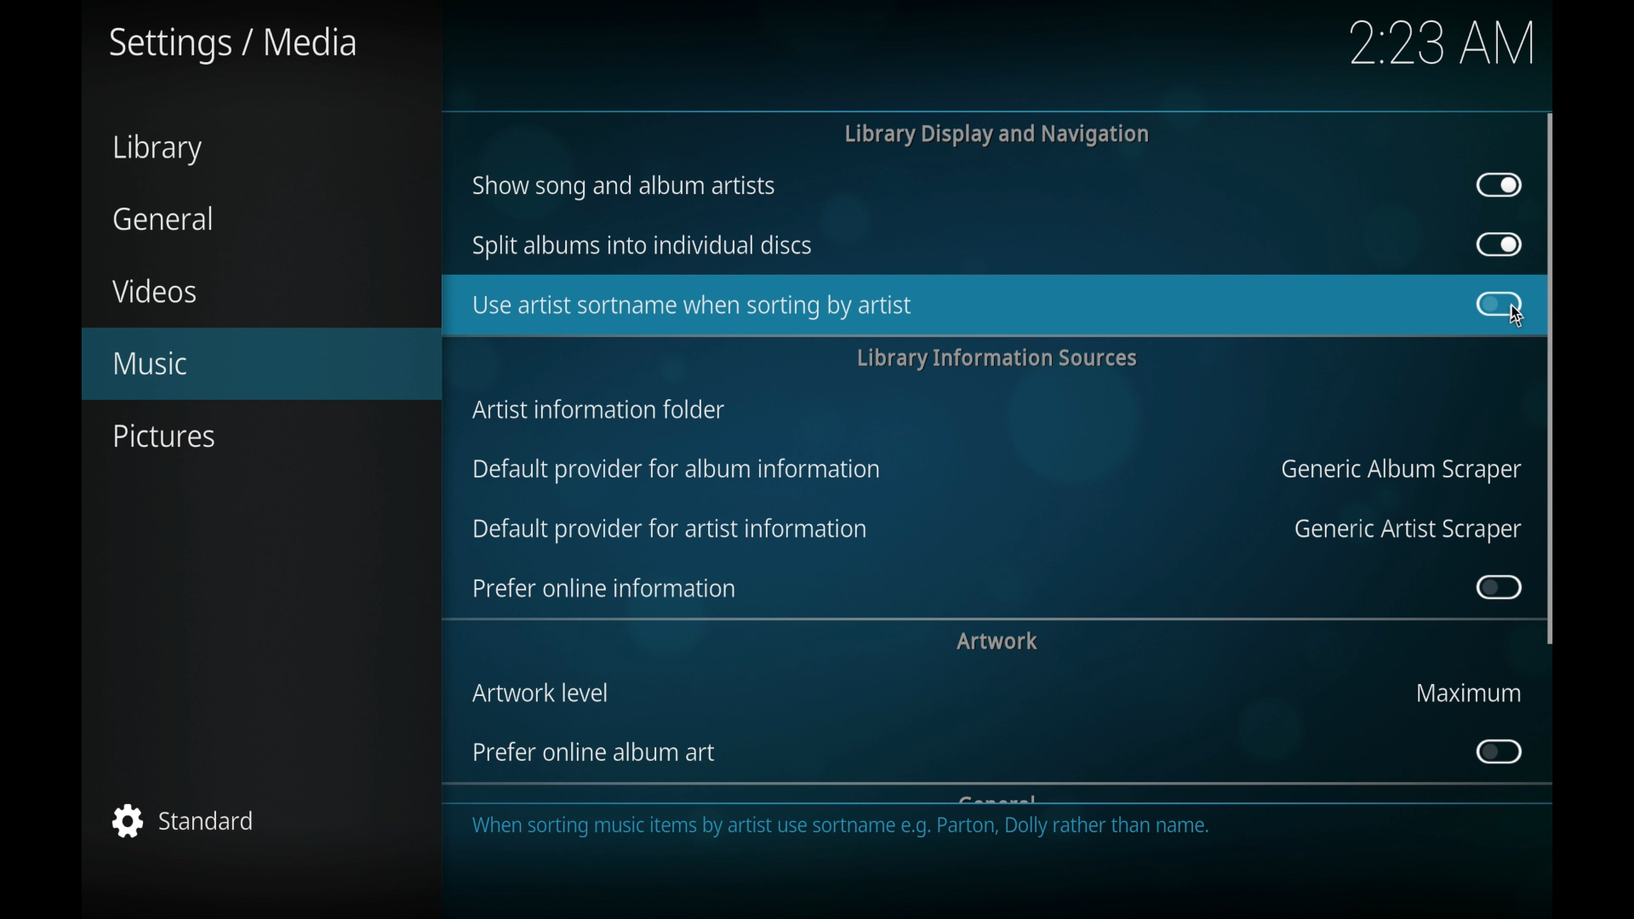 This screenshot has width=1634, height=919. Describe the element at coordinates (679, 471) in the screenshot. I see `default provider for album information` at that location.